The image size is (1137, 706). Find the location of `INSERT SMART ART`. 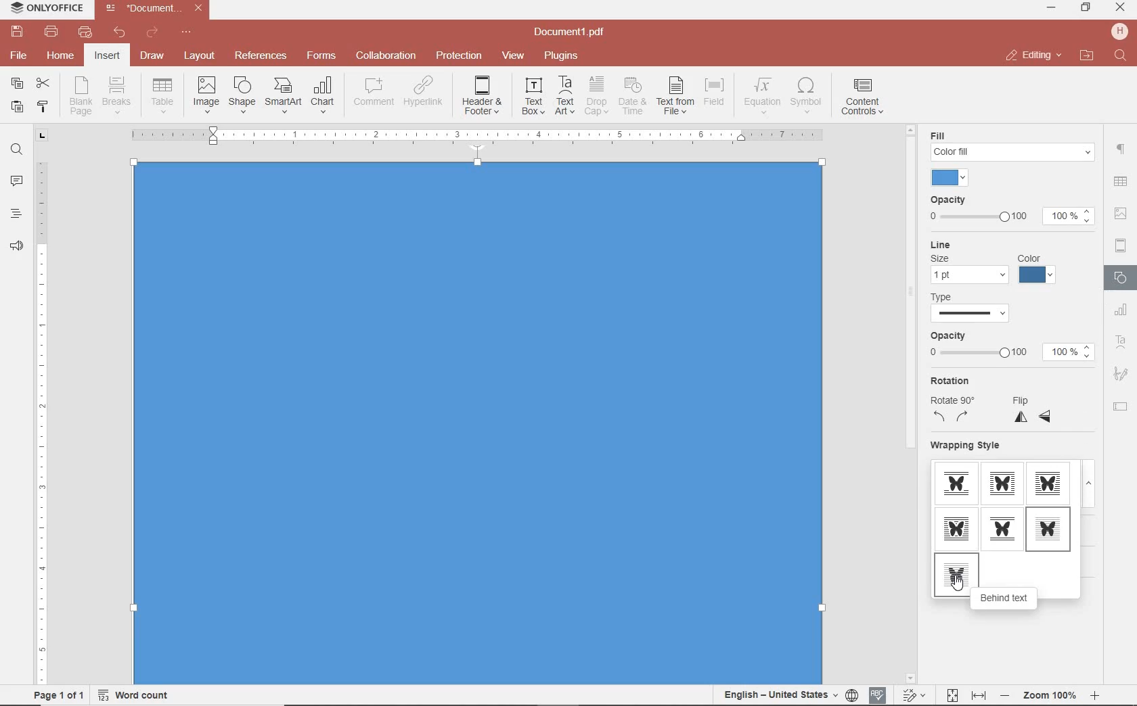

INSERT SMART ART is located at coordinates (284, 95).